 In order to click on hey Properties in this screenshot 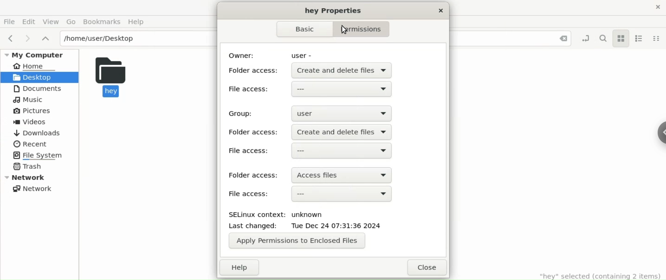, I will do `click(333, 12)`.